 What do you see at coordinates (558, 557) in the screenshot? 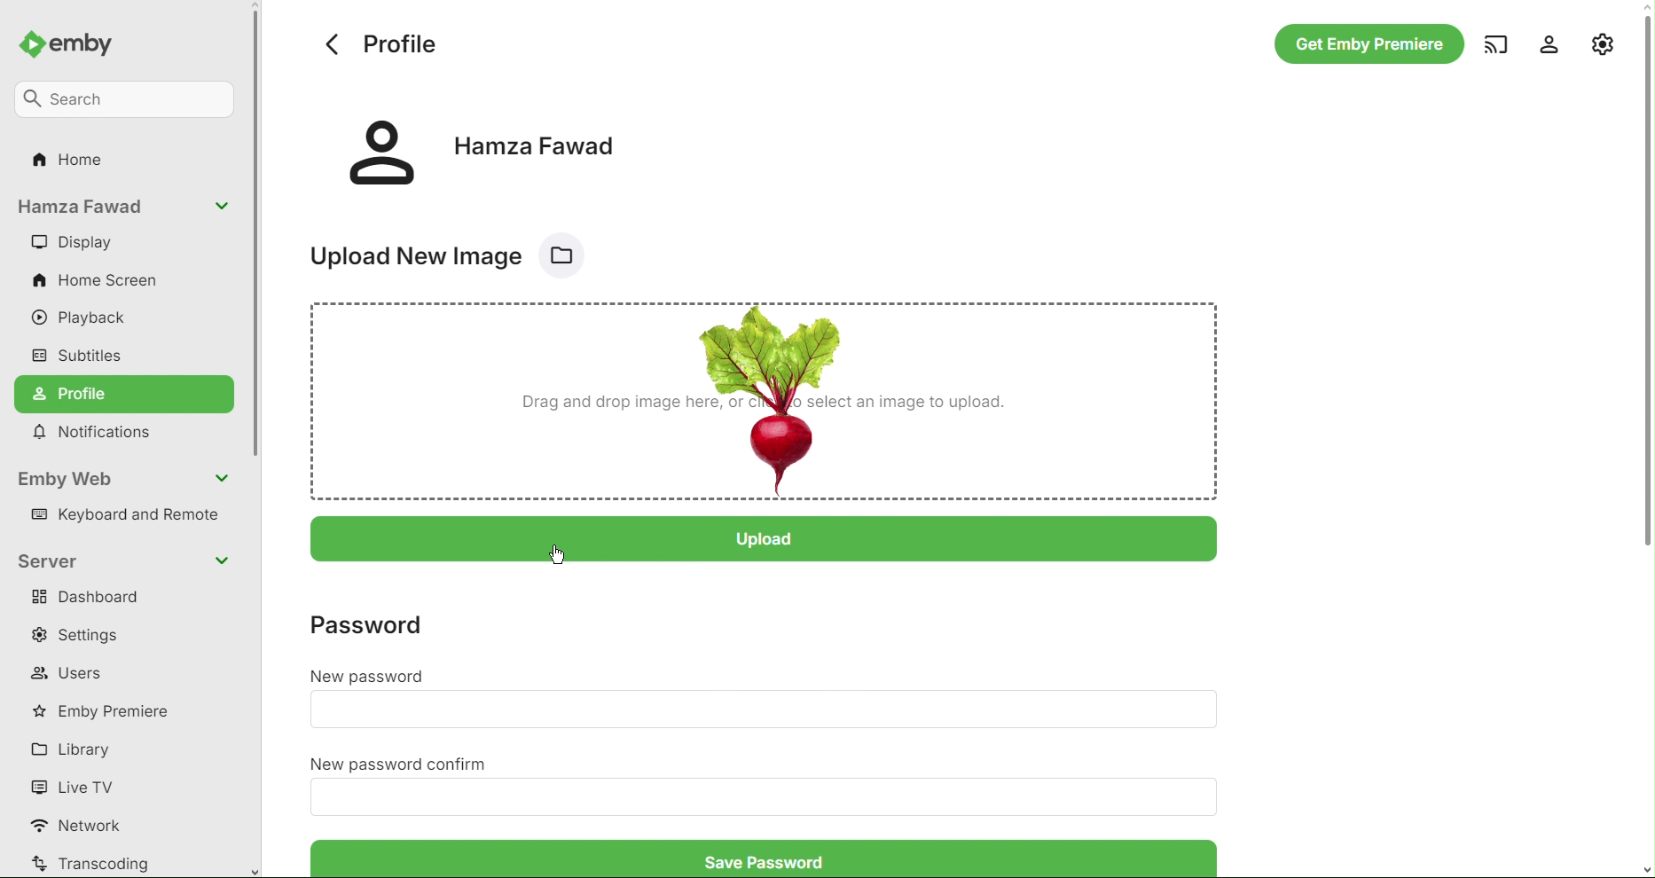
I see `Cursor` at bounding box center [558, 557].